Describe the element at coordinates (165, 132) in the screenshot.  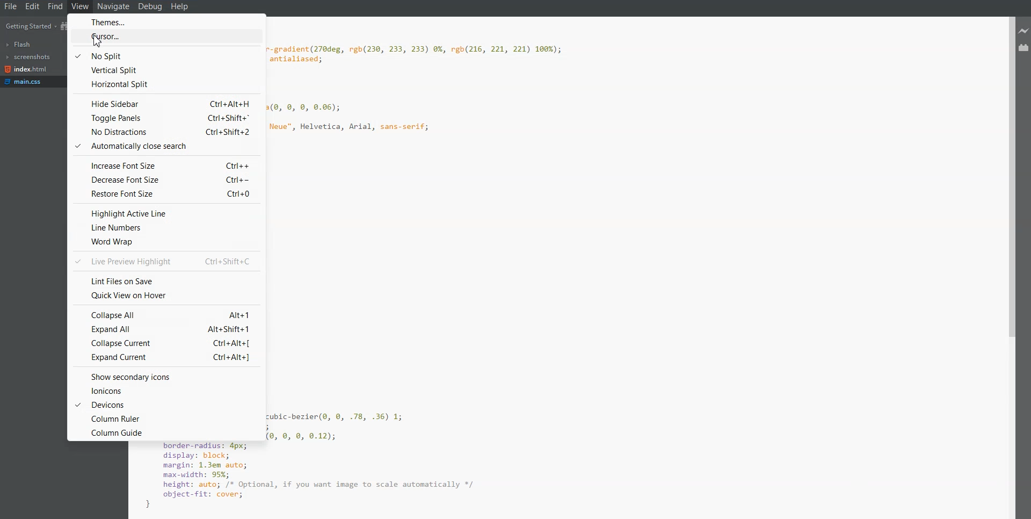
I see `No distractions` at that location.